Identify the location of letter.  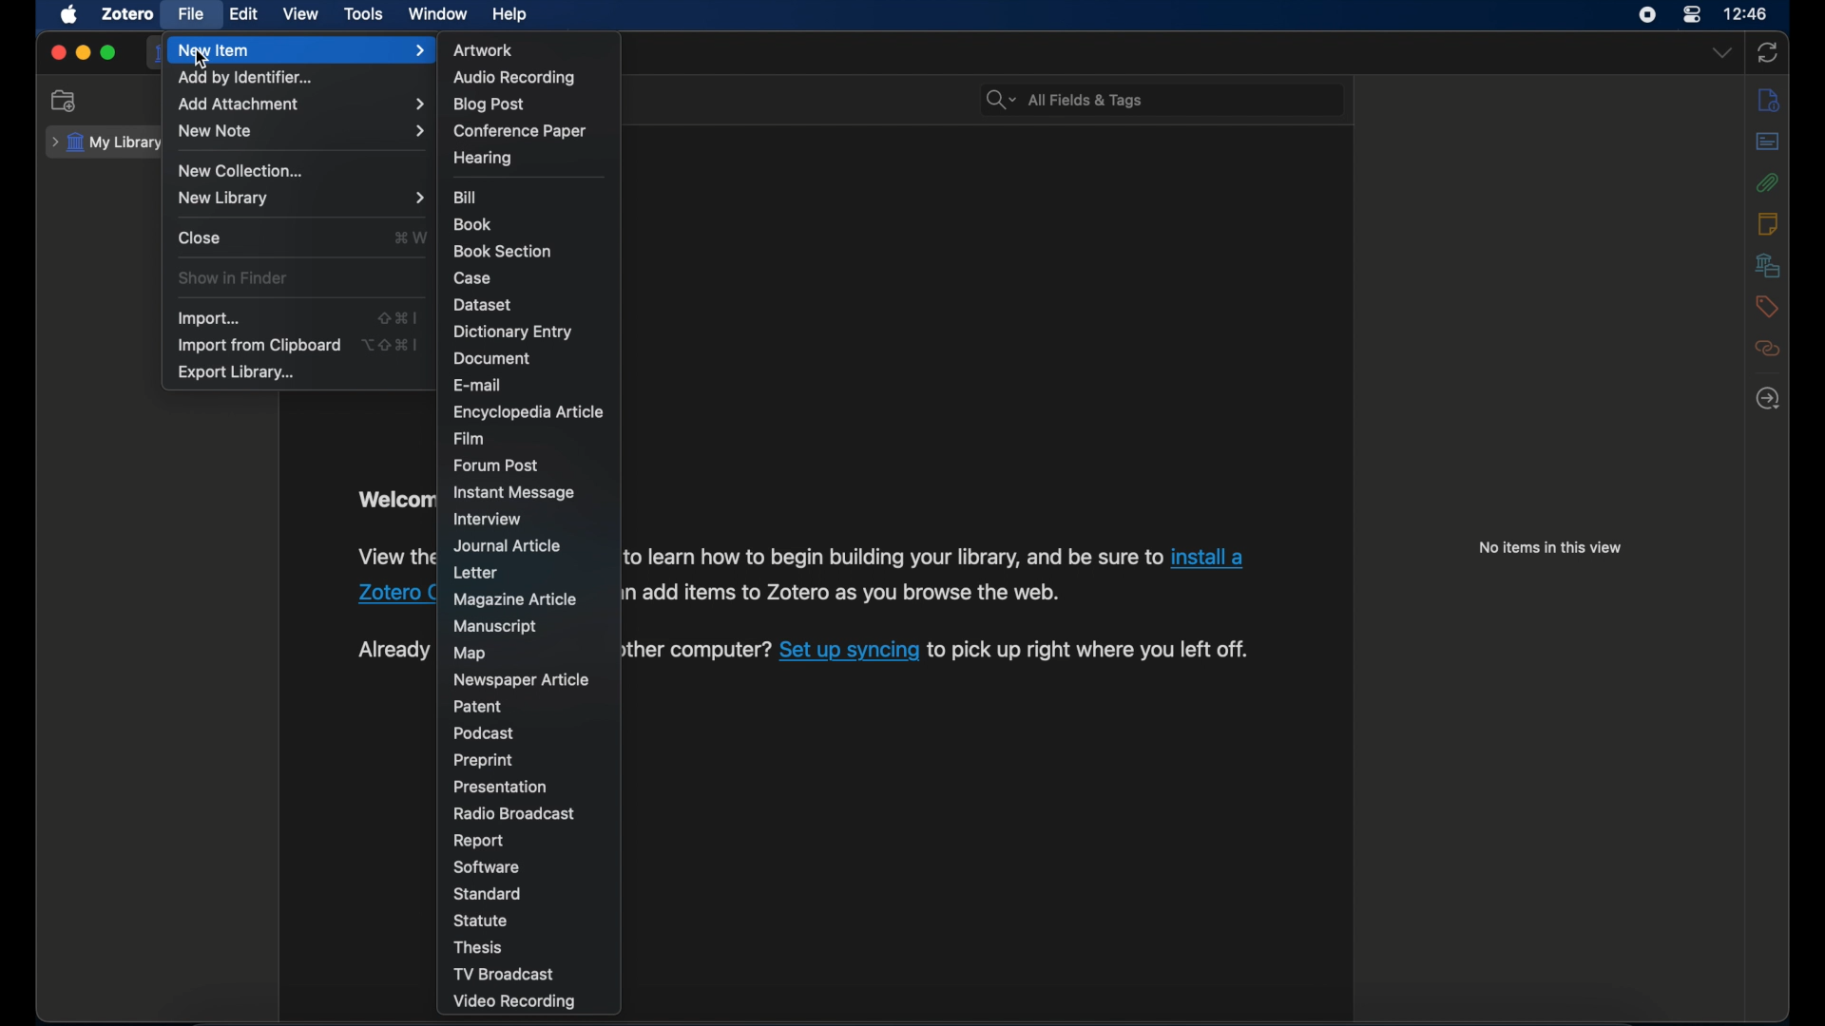
(474, 573).